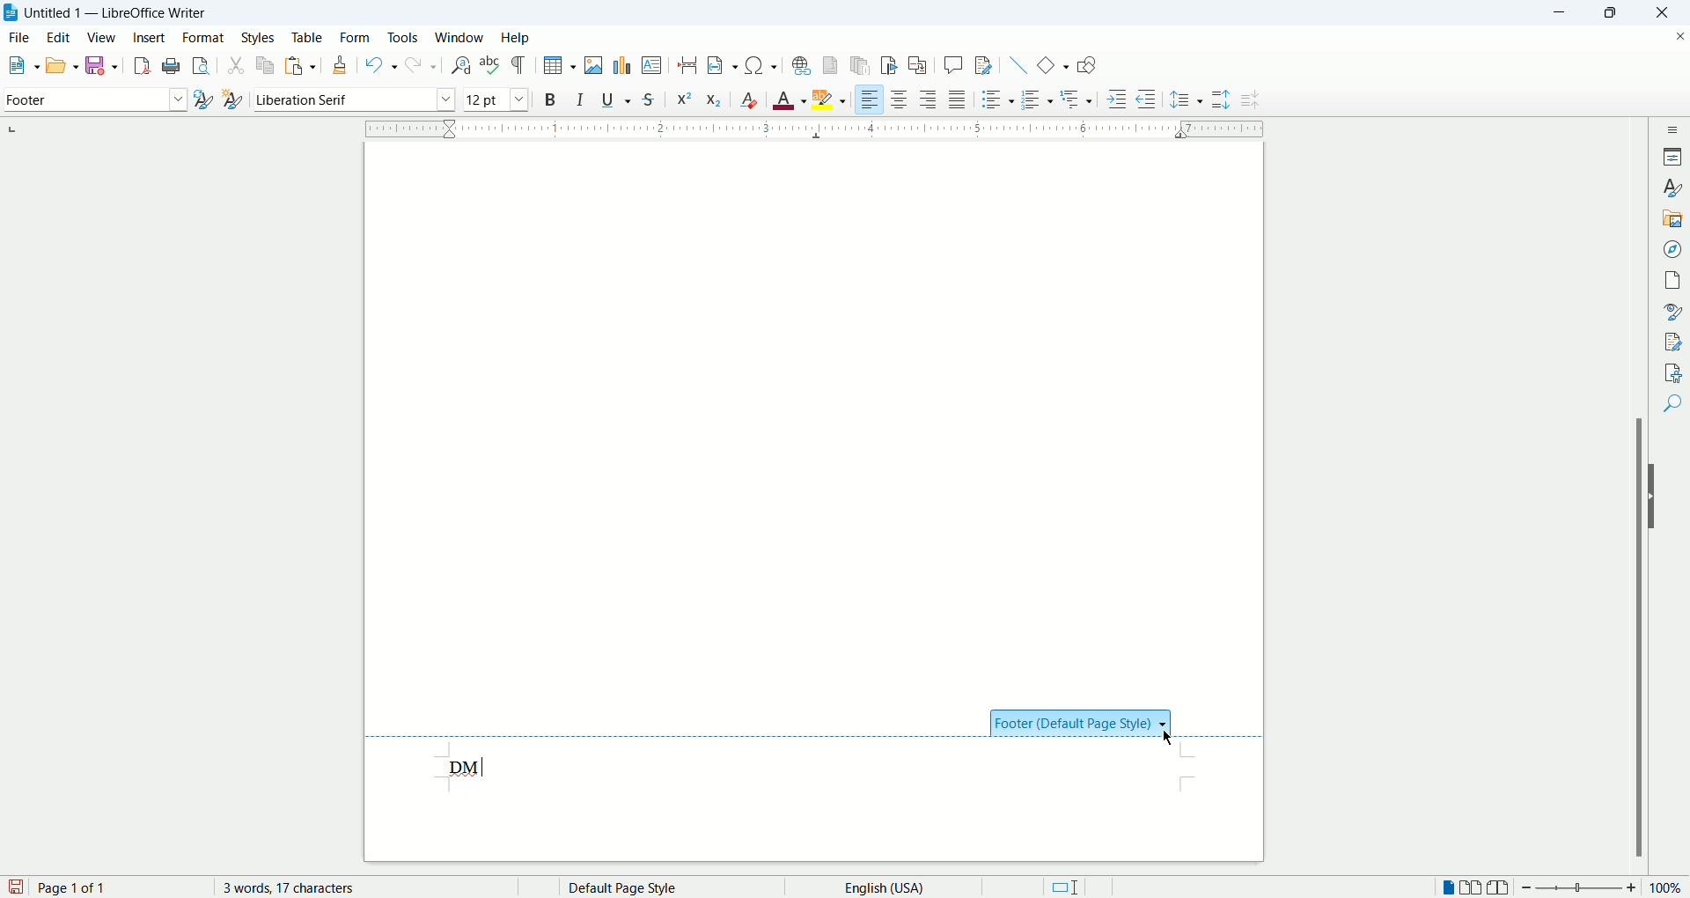 The image size is (1690, 898). Describe the element at coordinates (267, 64) in the screenshot. I see `copy` at that location.